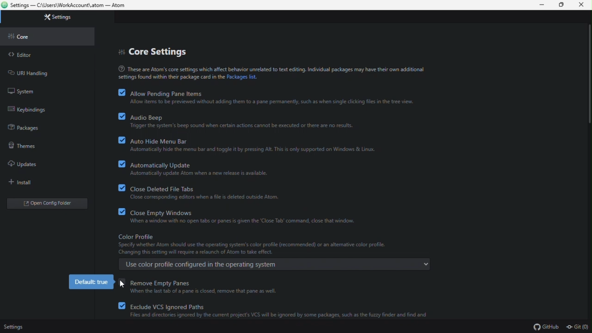 Image resolution: width=592 pixels, height=333 pixels. What do you see at coordinates (274, 98) in the screenshot?
I see `allow pending pane items` at bounding box center [274, 98].